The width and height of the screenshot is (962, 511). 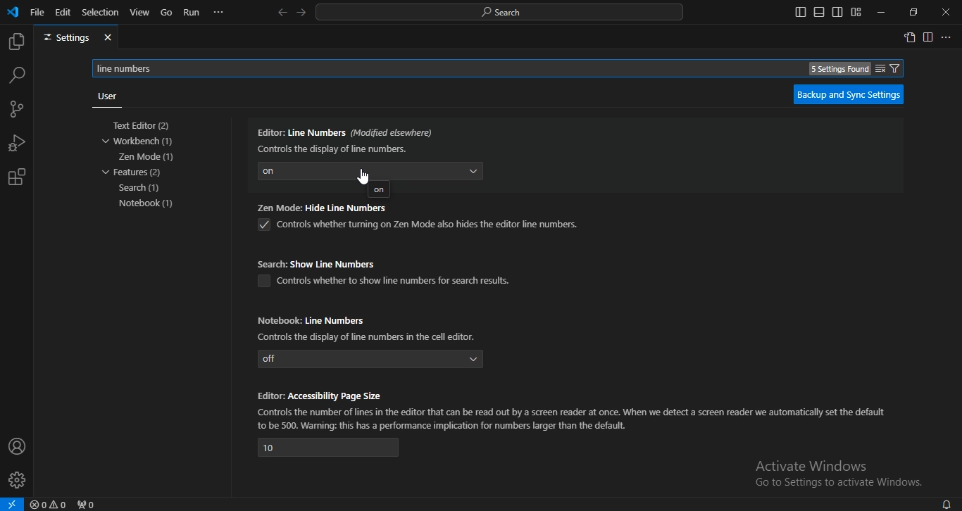 I want to click on extensions, so click(x=16, y=177).